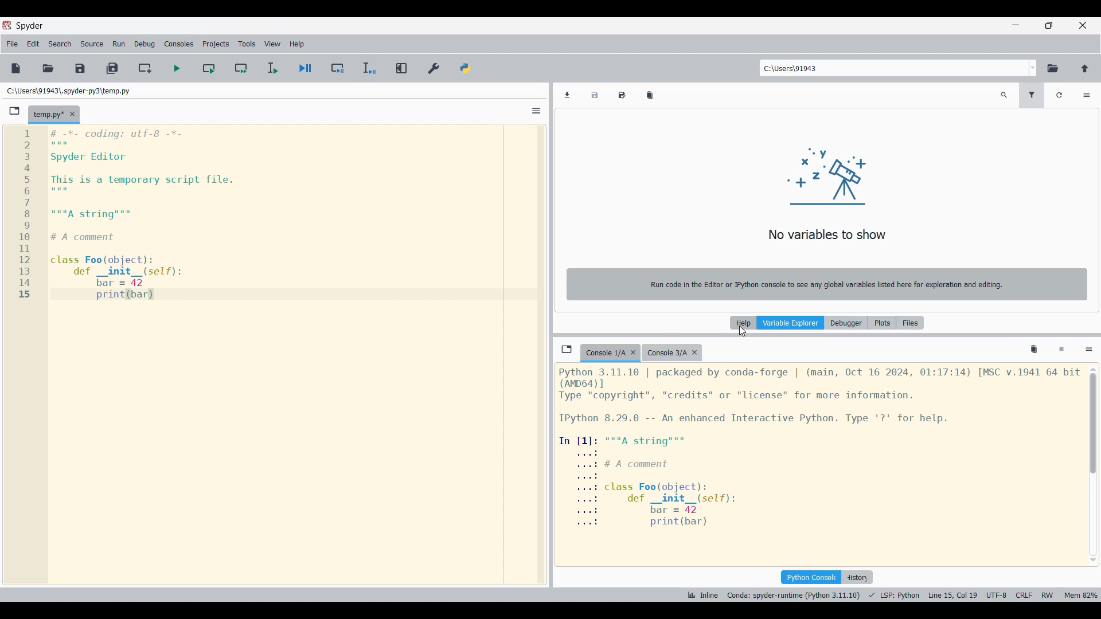 The image size is (1101, 619). I want to click on Search menu, so click(60, 44).